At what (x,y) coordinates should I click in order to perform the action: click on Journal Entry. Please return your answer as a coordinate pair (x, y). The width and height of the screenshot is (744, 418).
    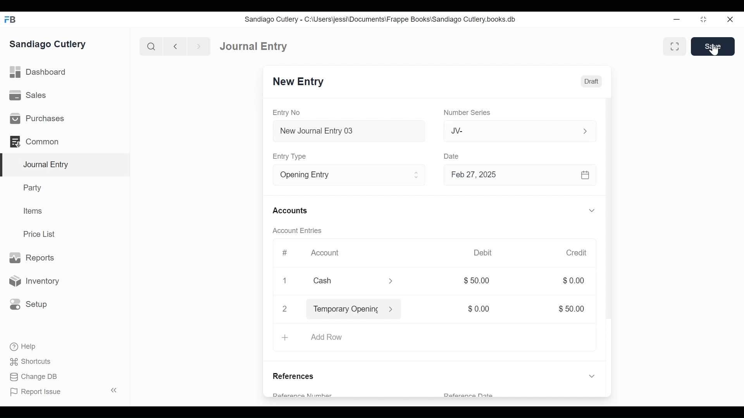
    Looking at the image, I should click on (255, 46).